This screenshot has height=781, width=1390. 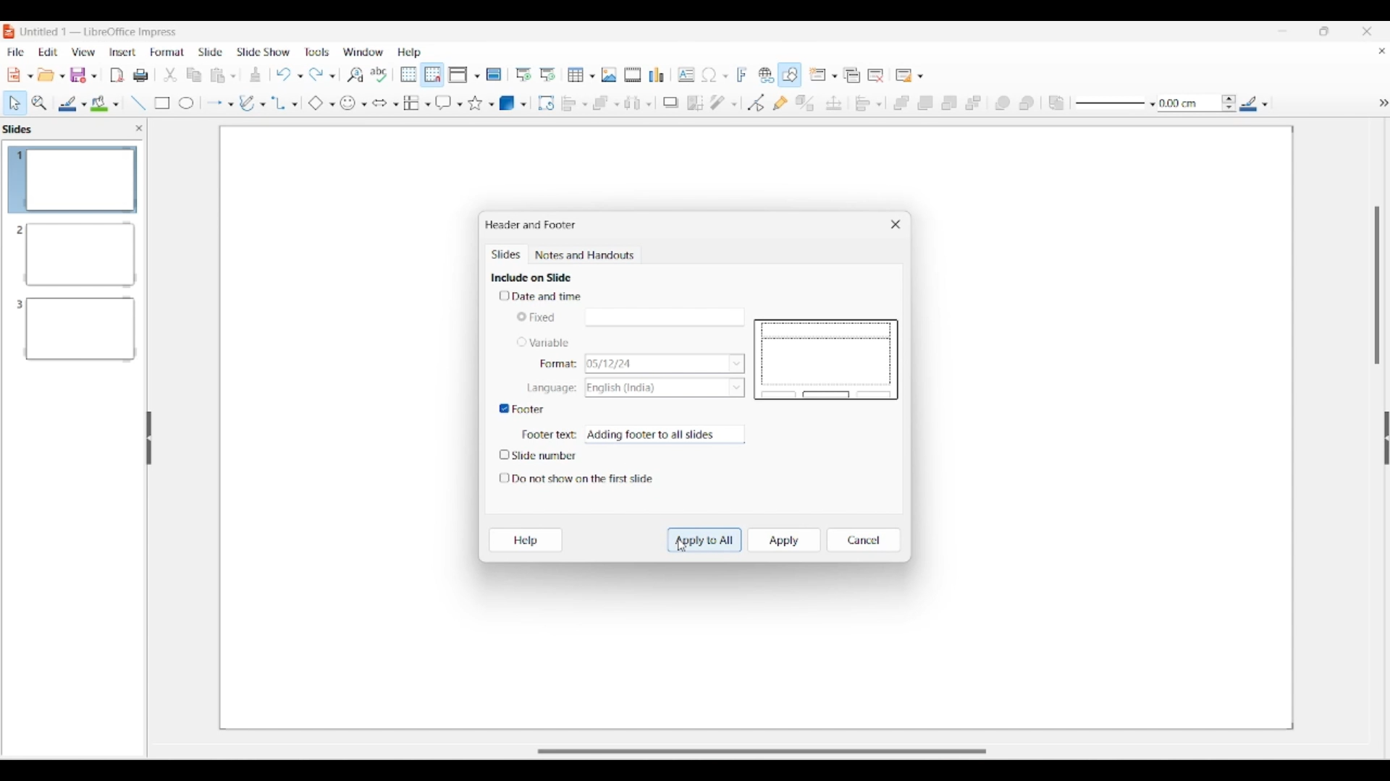 I want to click on Arrange options, so click(x=605, y=103).